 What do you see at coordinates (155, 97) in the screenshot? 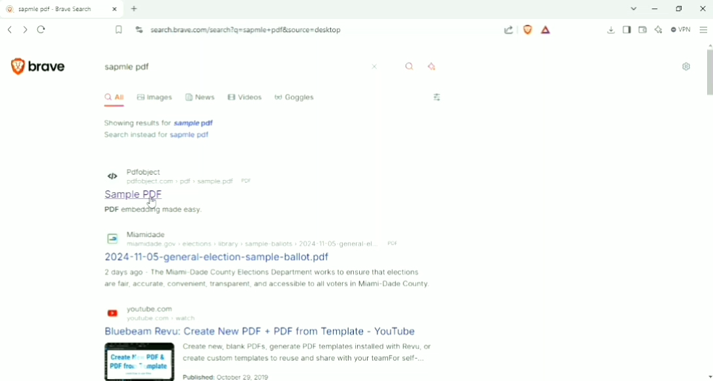
I see `Images` at bounding box center [155, 97].